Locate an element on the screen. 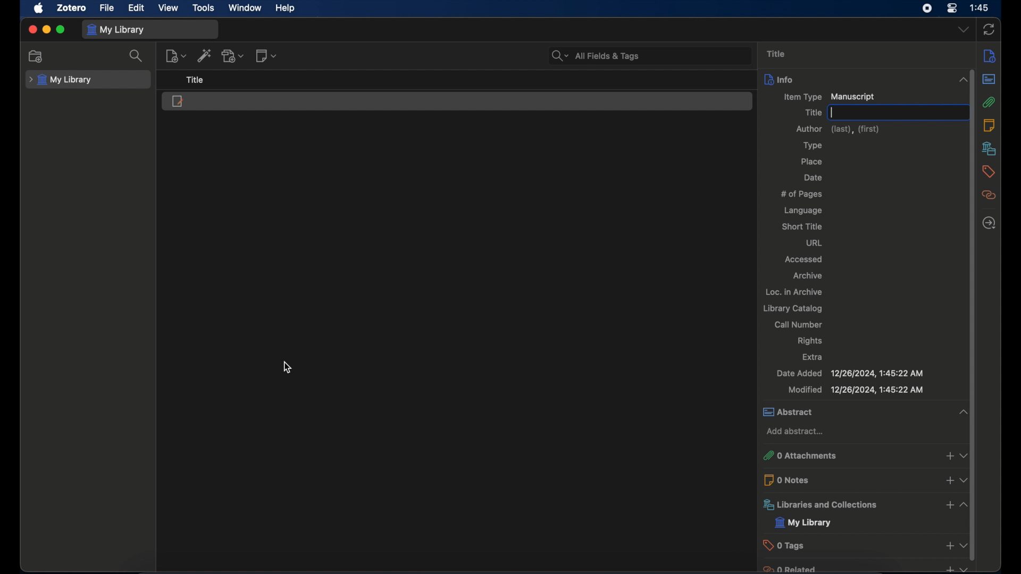 The image size is (1021, 574). extra is located at coordinates (814, 357).